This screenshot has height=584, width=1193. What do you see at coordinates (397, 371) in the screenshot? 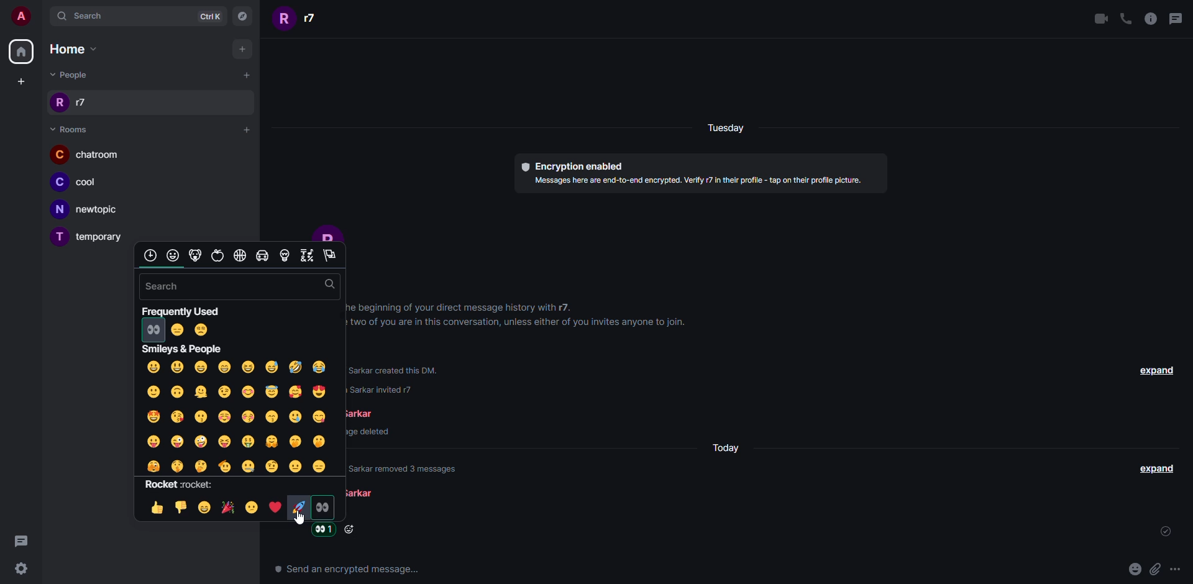
I see `text` at bounding box center [397, 371].